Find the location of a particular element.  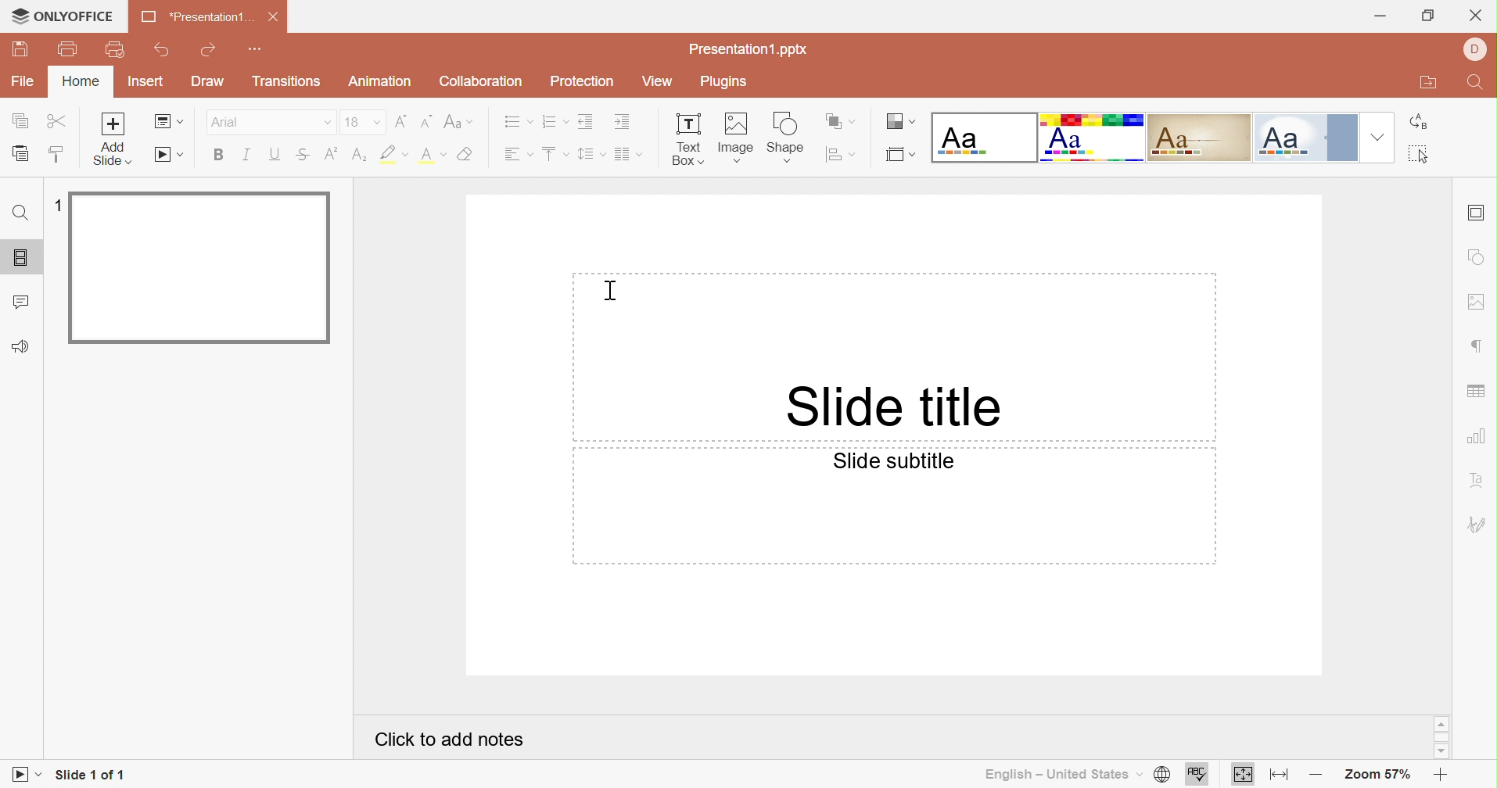

Decrement font size is located at coordinates (425, 120).